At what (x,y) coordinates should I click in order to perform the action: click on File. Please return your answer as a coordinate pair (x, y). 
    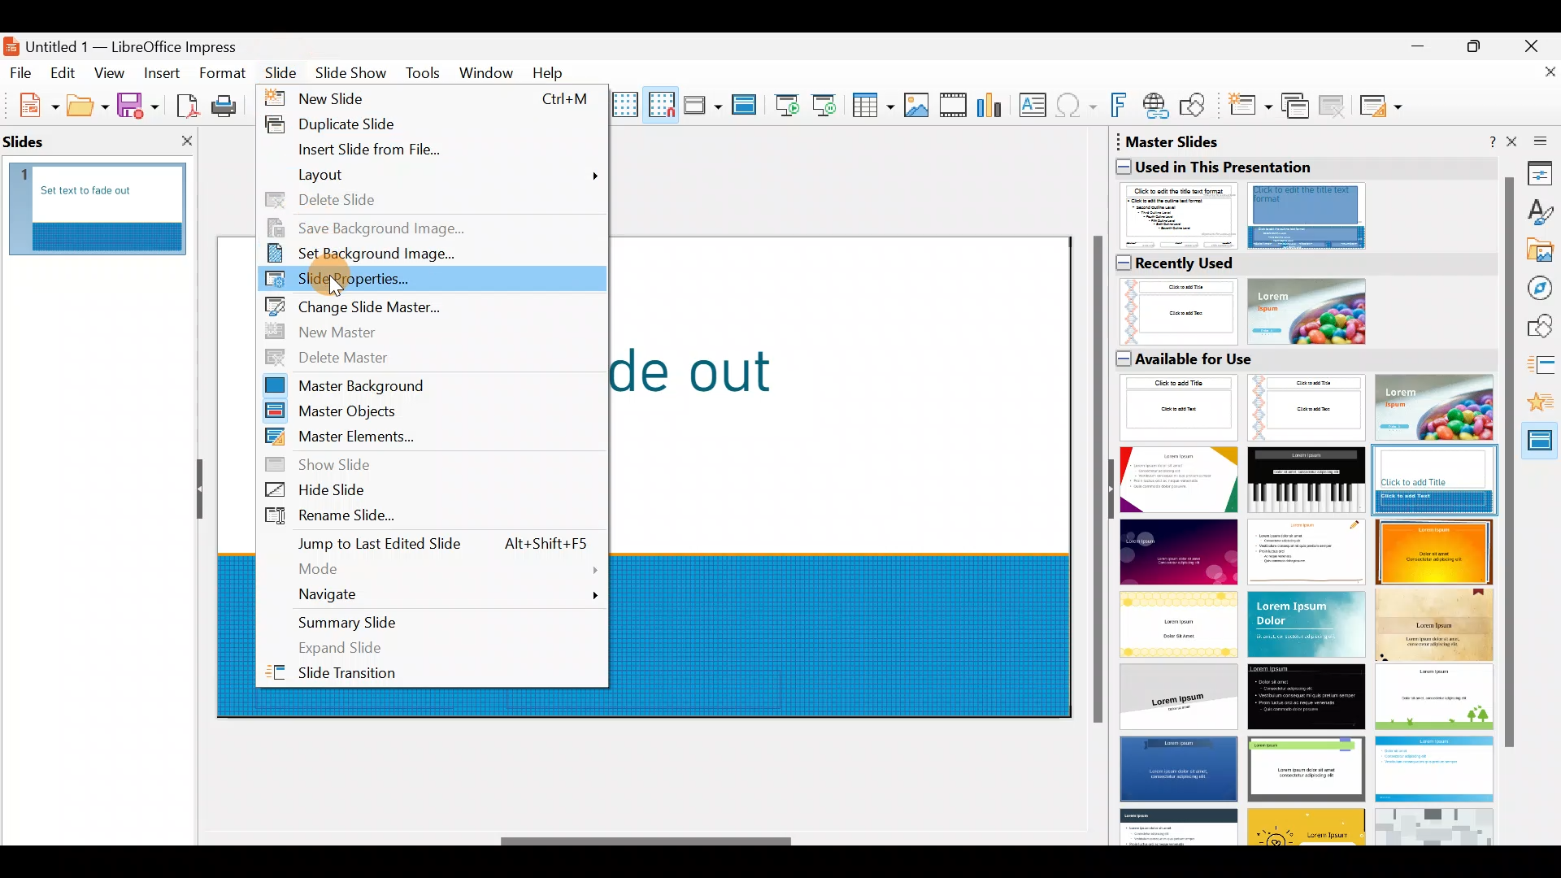
    Looking at the image, I should click on (21, 72).